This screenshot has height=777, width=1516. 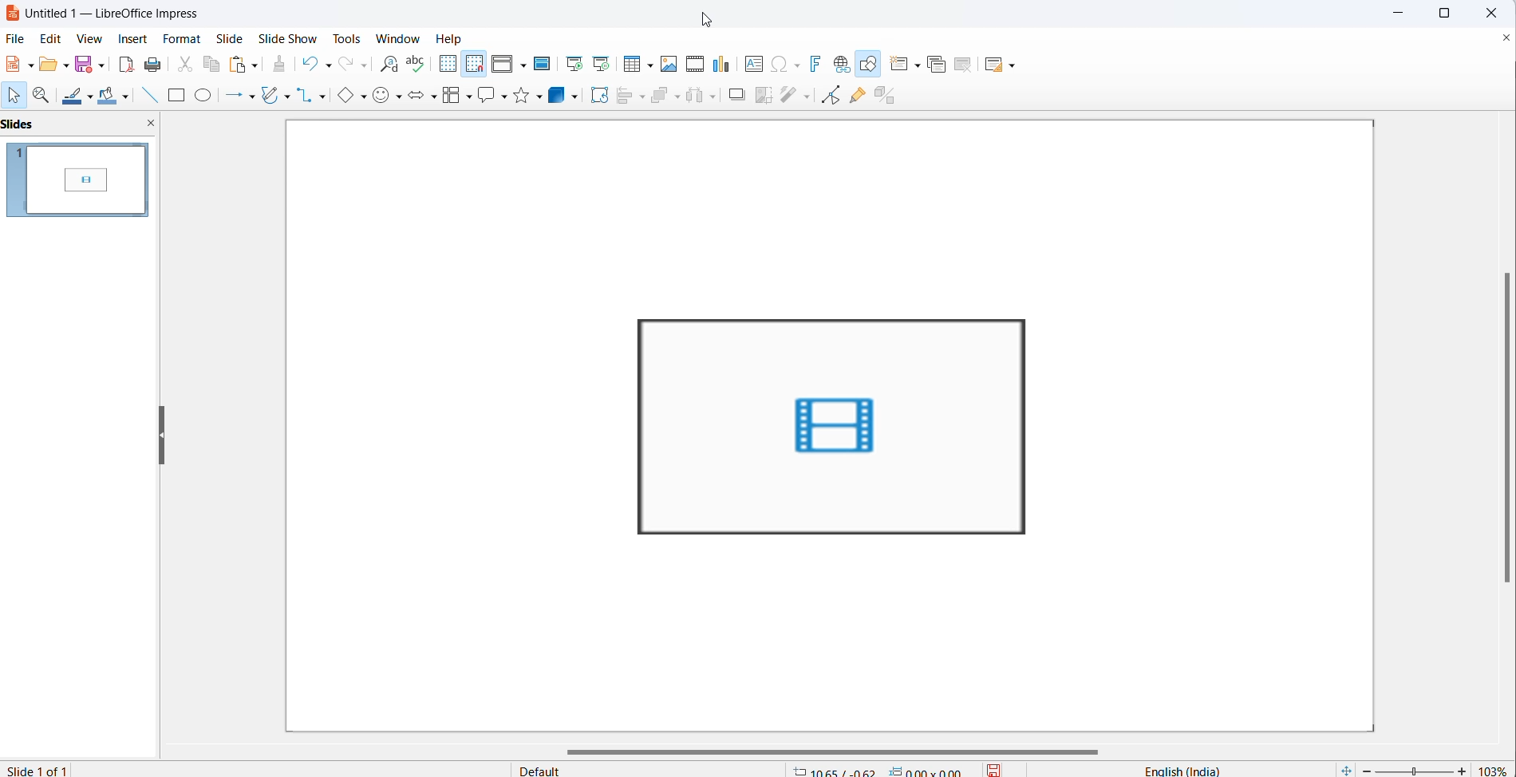 What do you see at coordinates (653, 768) in the screenshot?
I see `slide master type` at bounding box center [653, 768].